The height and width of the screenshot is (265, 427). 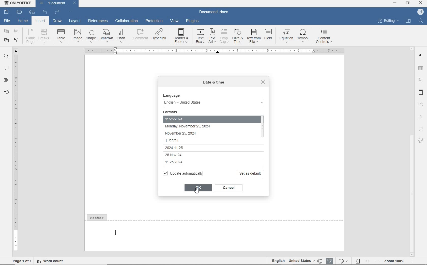 I want to click on text from file, so click(x=254, y=36).